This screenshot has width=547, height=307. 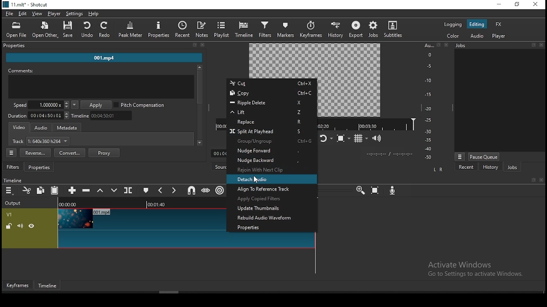 What do you see at coordinates (10, 214) in the screenshot?
I see `v1` at bounding box center [10, 214].